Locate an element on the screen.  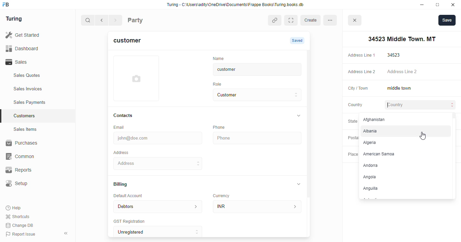
Anguilla is located at coordinates (402, 188).